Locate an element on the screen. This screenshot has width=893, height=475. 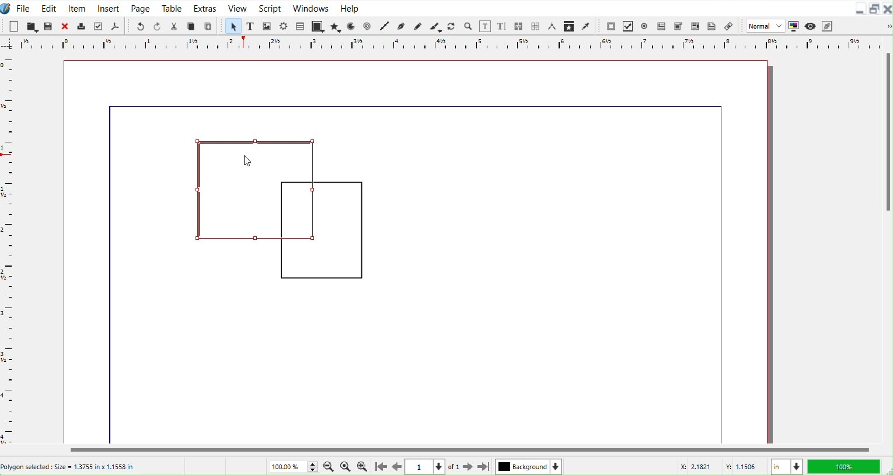
Close is located at coordinates (64, 26).